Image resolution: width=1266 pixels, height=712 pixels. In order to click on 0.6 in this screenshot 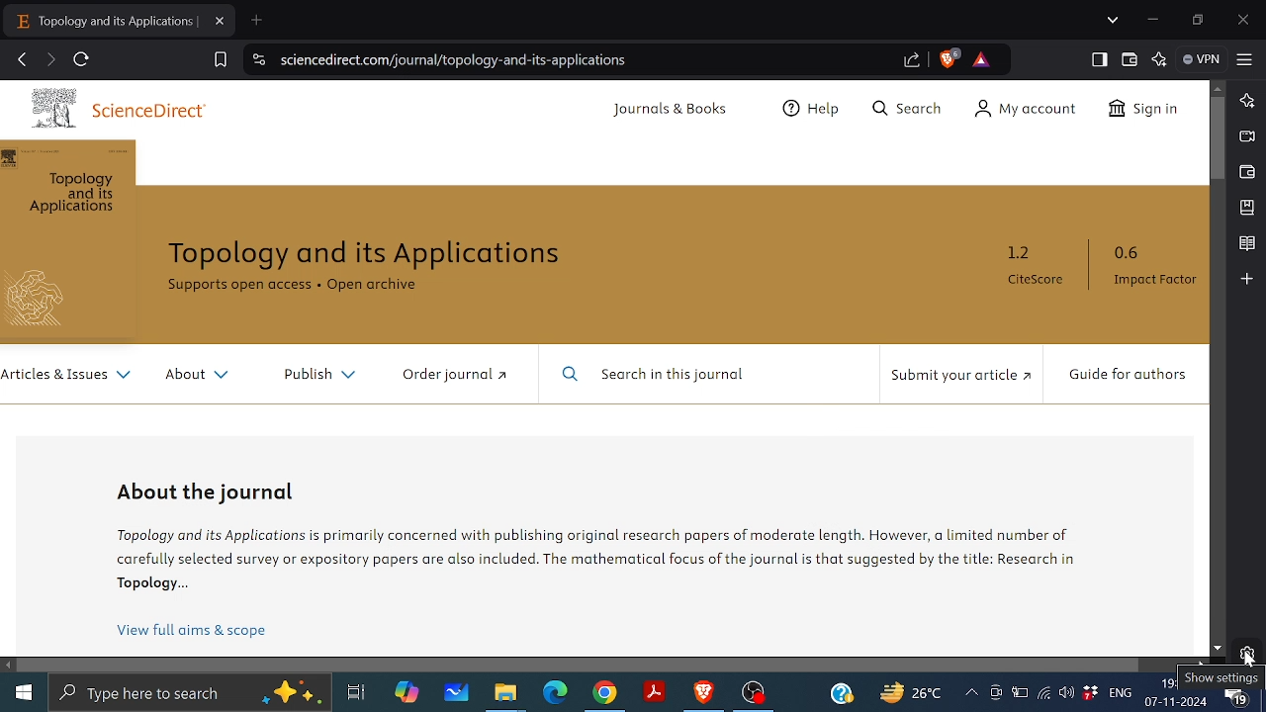, I will do `click(1130, 248)`.